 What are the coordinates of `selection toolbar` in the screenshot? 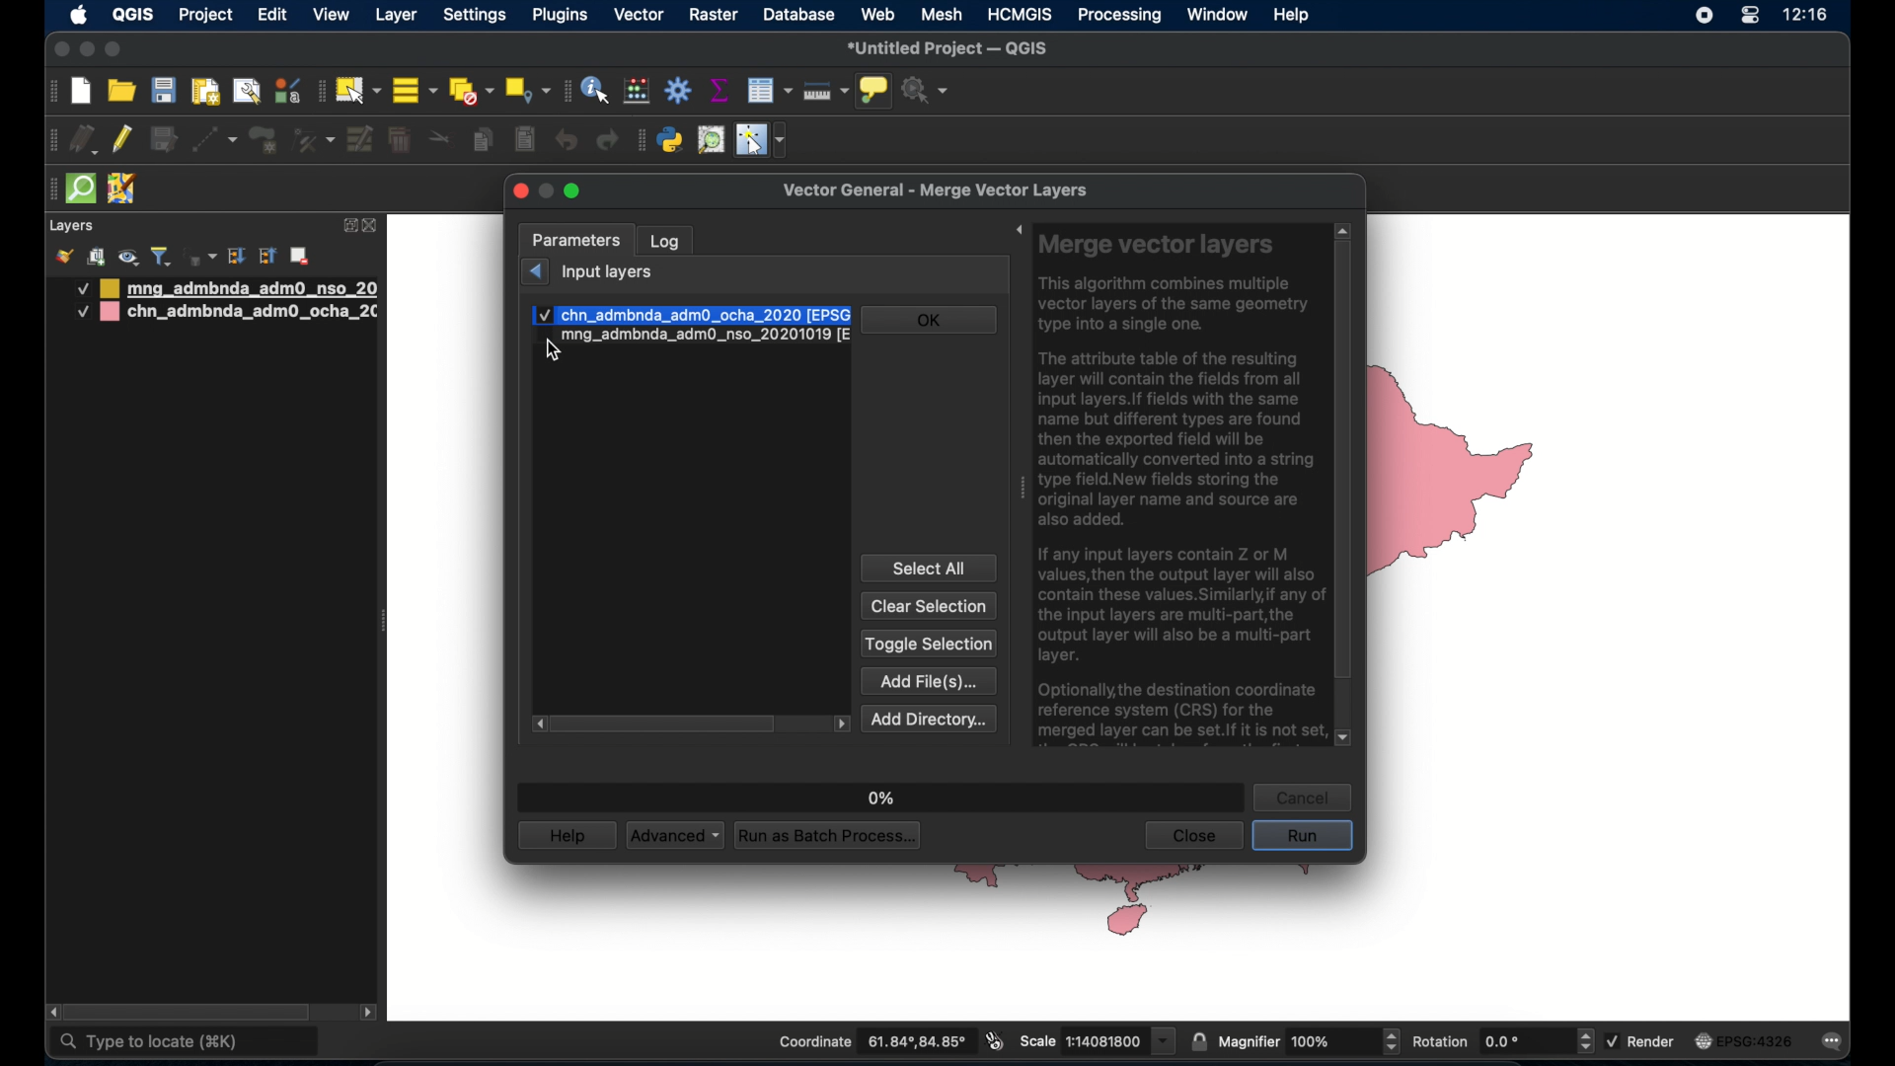 It's located at (319, 91).